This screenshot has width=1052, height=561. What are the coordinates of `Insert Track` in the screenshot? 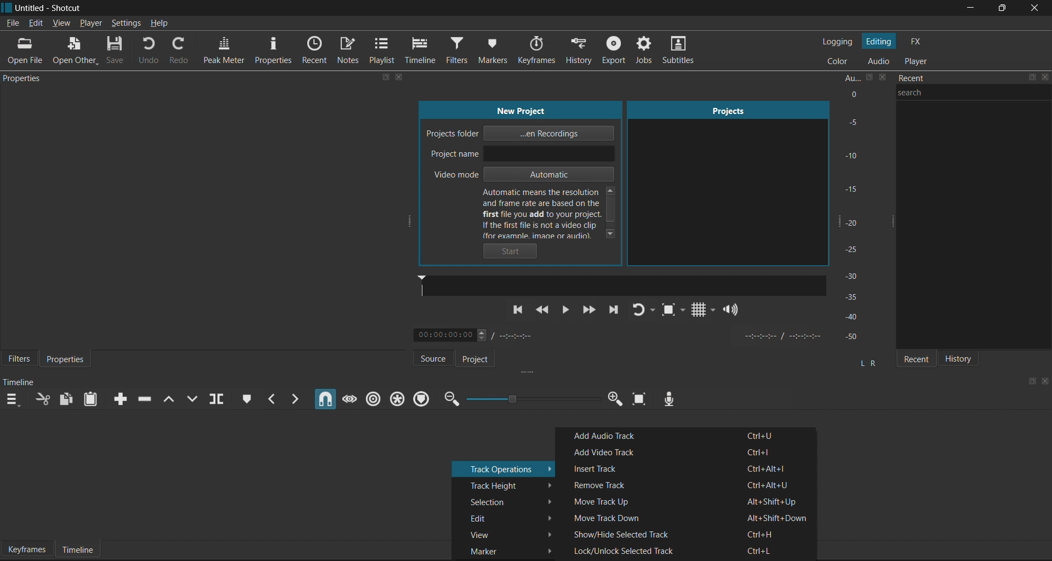 It's located at (687, 468).